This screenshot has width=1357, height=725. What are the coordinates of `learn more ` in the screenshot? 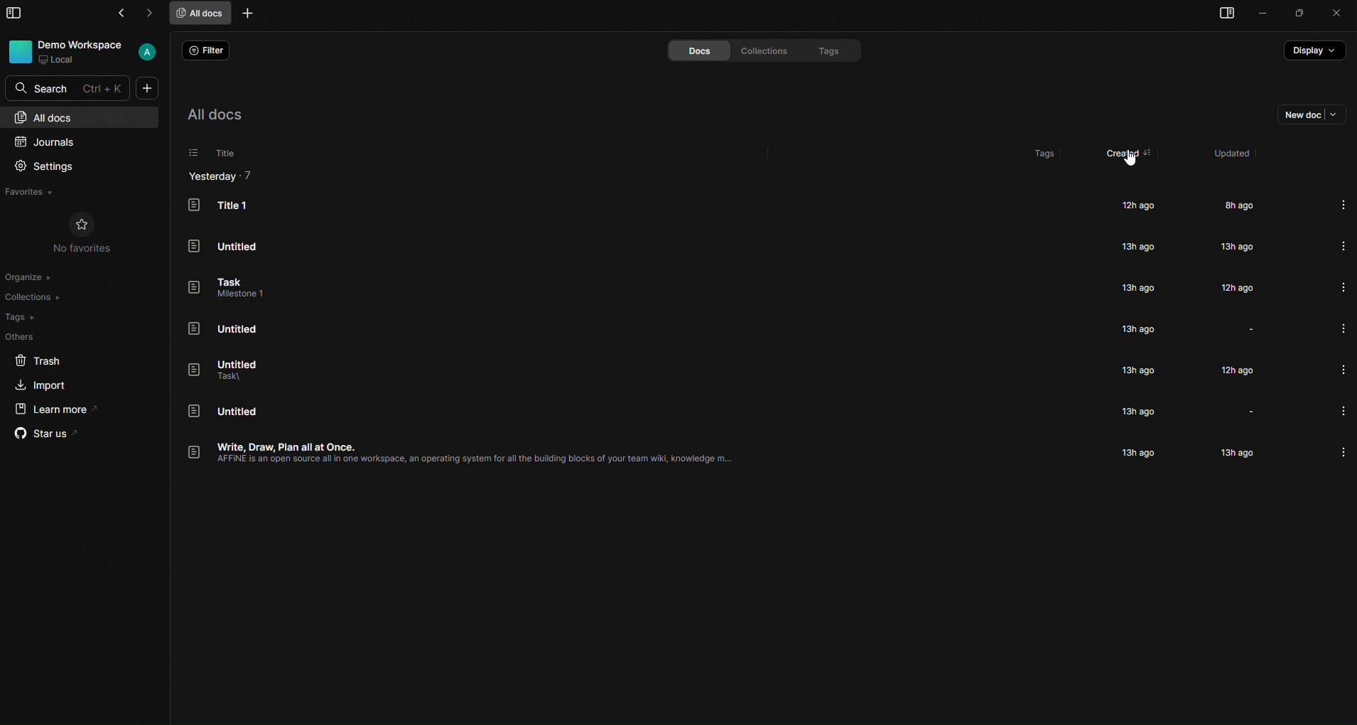 It's located at (65, 409).